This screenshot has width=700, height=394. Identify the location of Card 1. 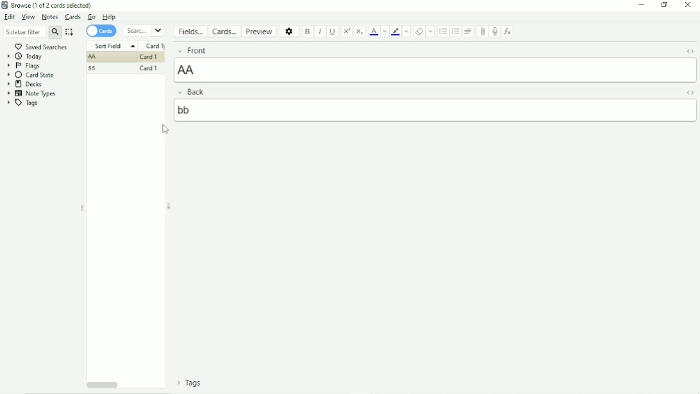
(149, 57).